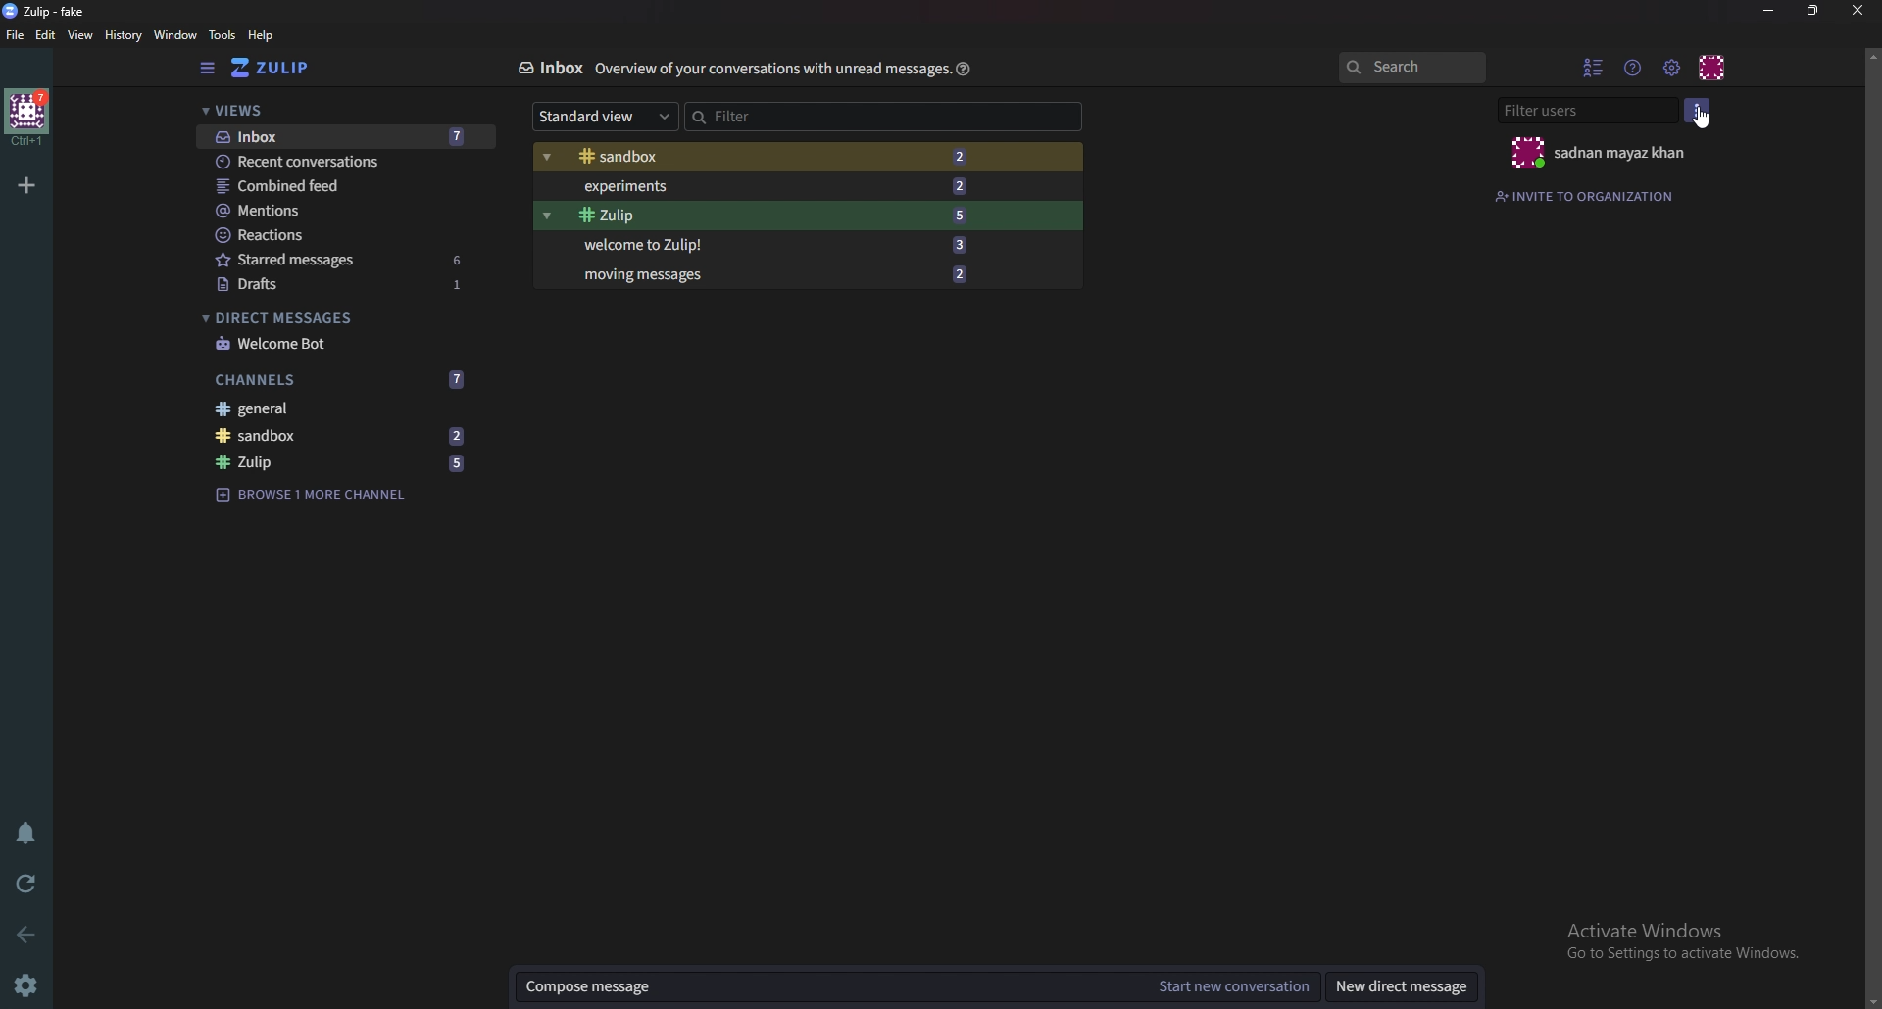  What do you see at coordinates (348, 185) in the screenshot?
I see `Combined feed` at bounding box center [348, 185].